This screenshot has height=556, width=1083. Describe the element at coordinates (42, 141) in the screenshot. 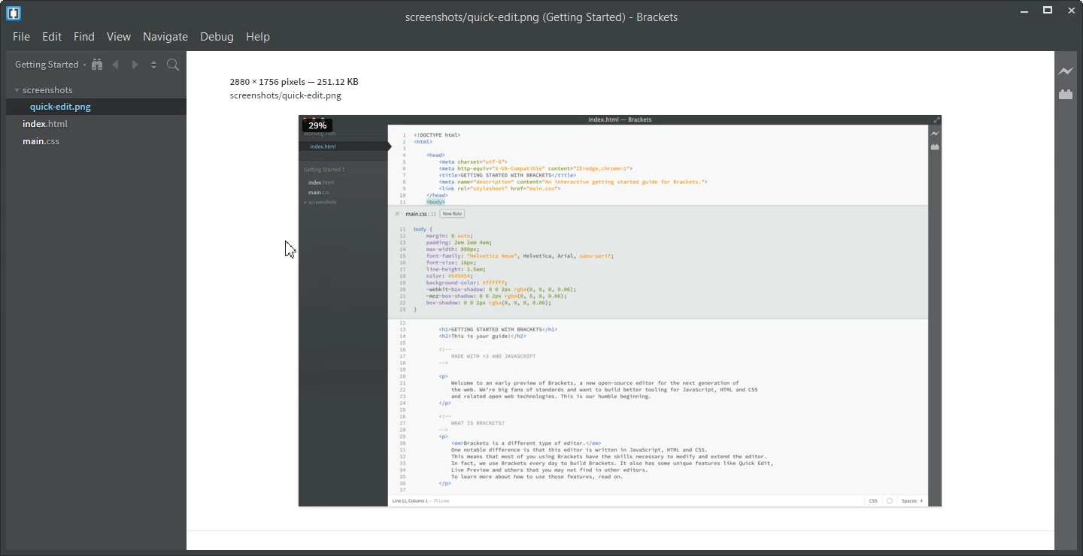

I see `main.css` at that location.